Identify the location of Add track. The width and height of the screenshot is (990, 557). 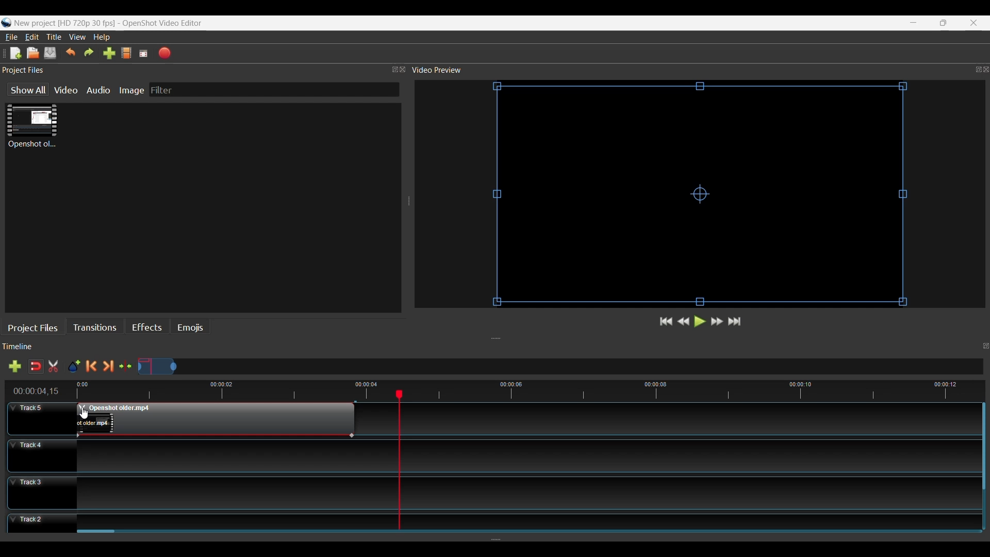
(13, 367).